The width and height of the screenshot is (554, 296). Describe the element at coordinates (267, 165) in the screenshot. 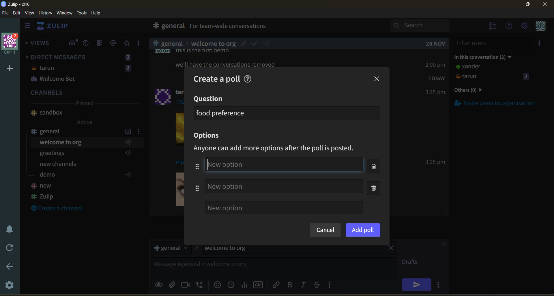

I see `cursor` at that location.